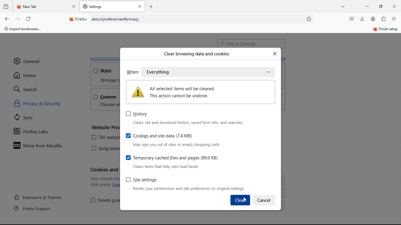 The height and width of the screenshot is (225, 401). Describe the element at coordinates (344, 6) in the screenshot. I see `more` at that location.